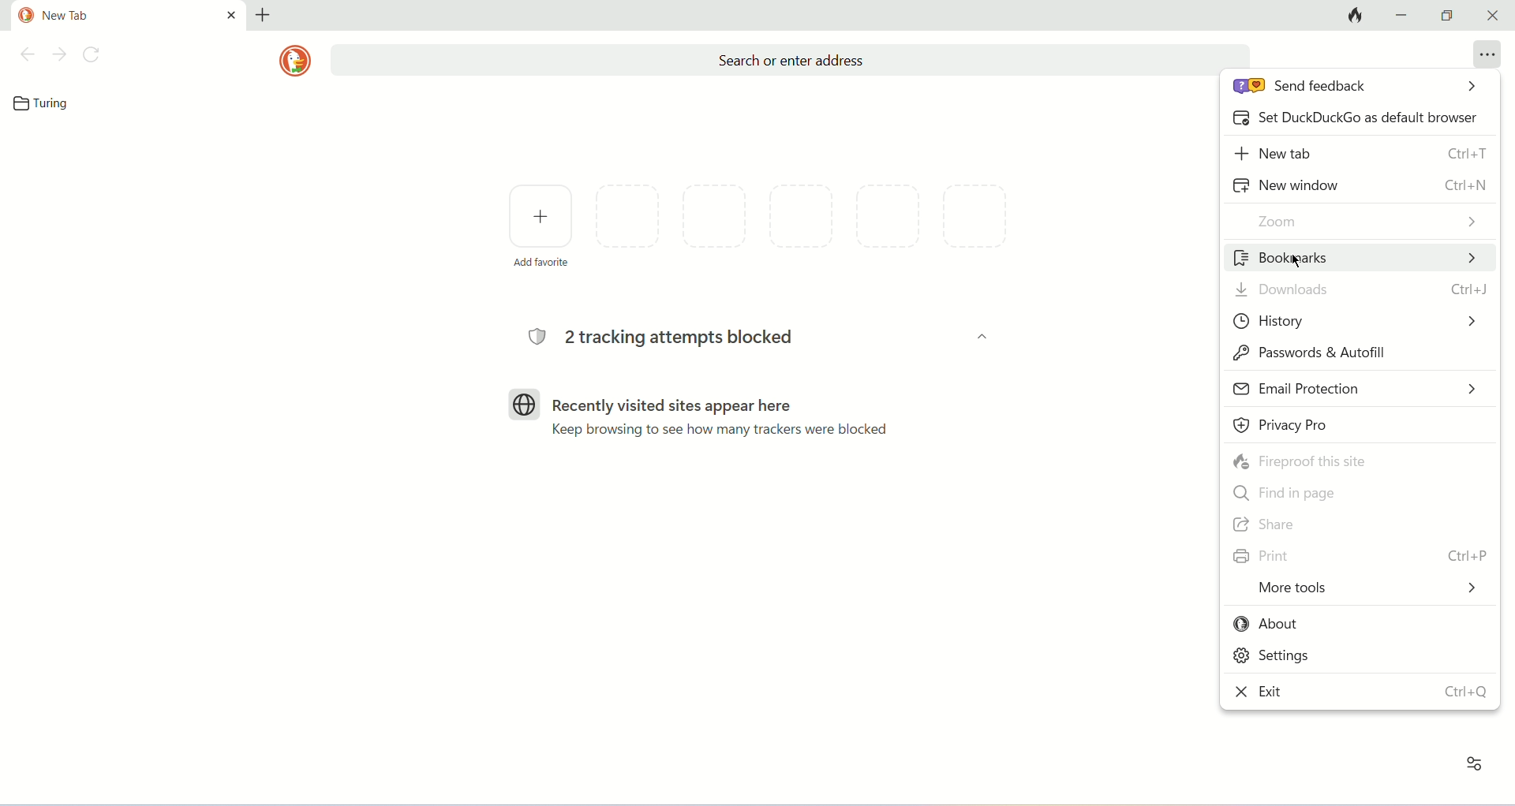  What do you see at coordinates (264, 13) in the screenshot?
I see `new tab` at bounding box center [264, 13].